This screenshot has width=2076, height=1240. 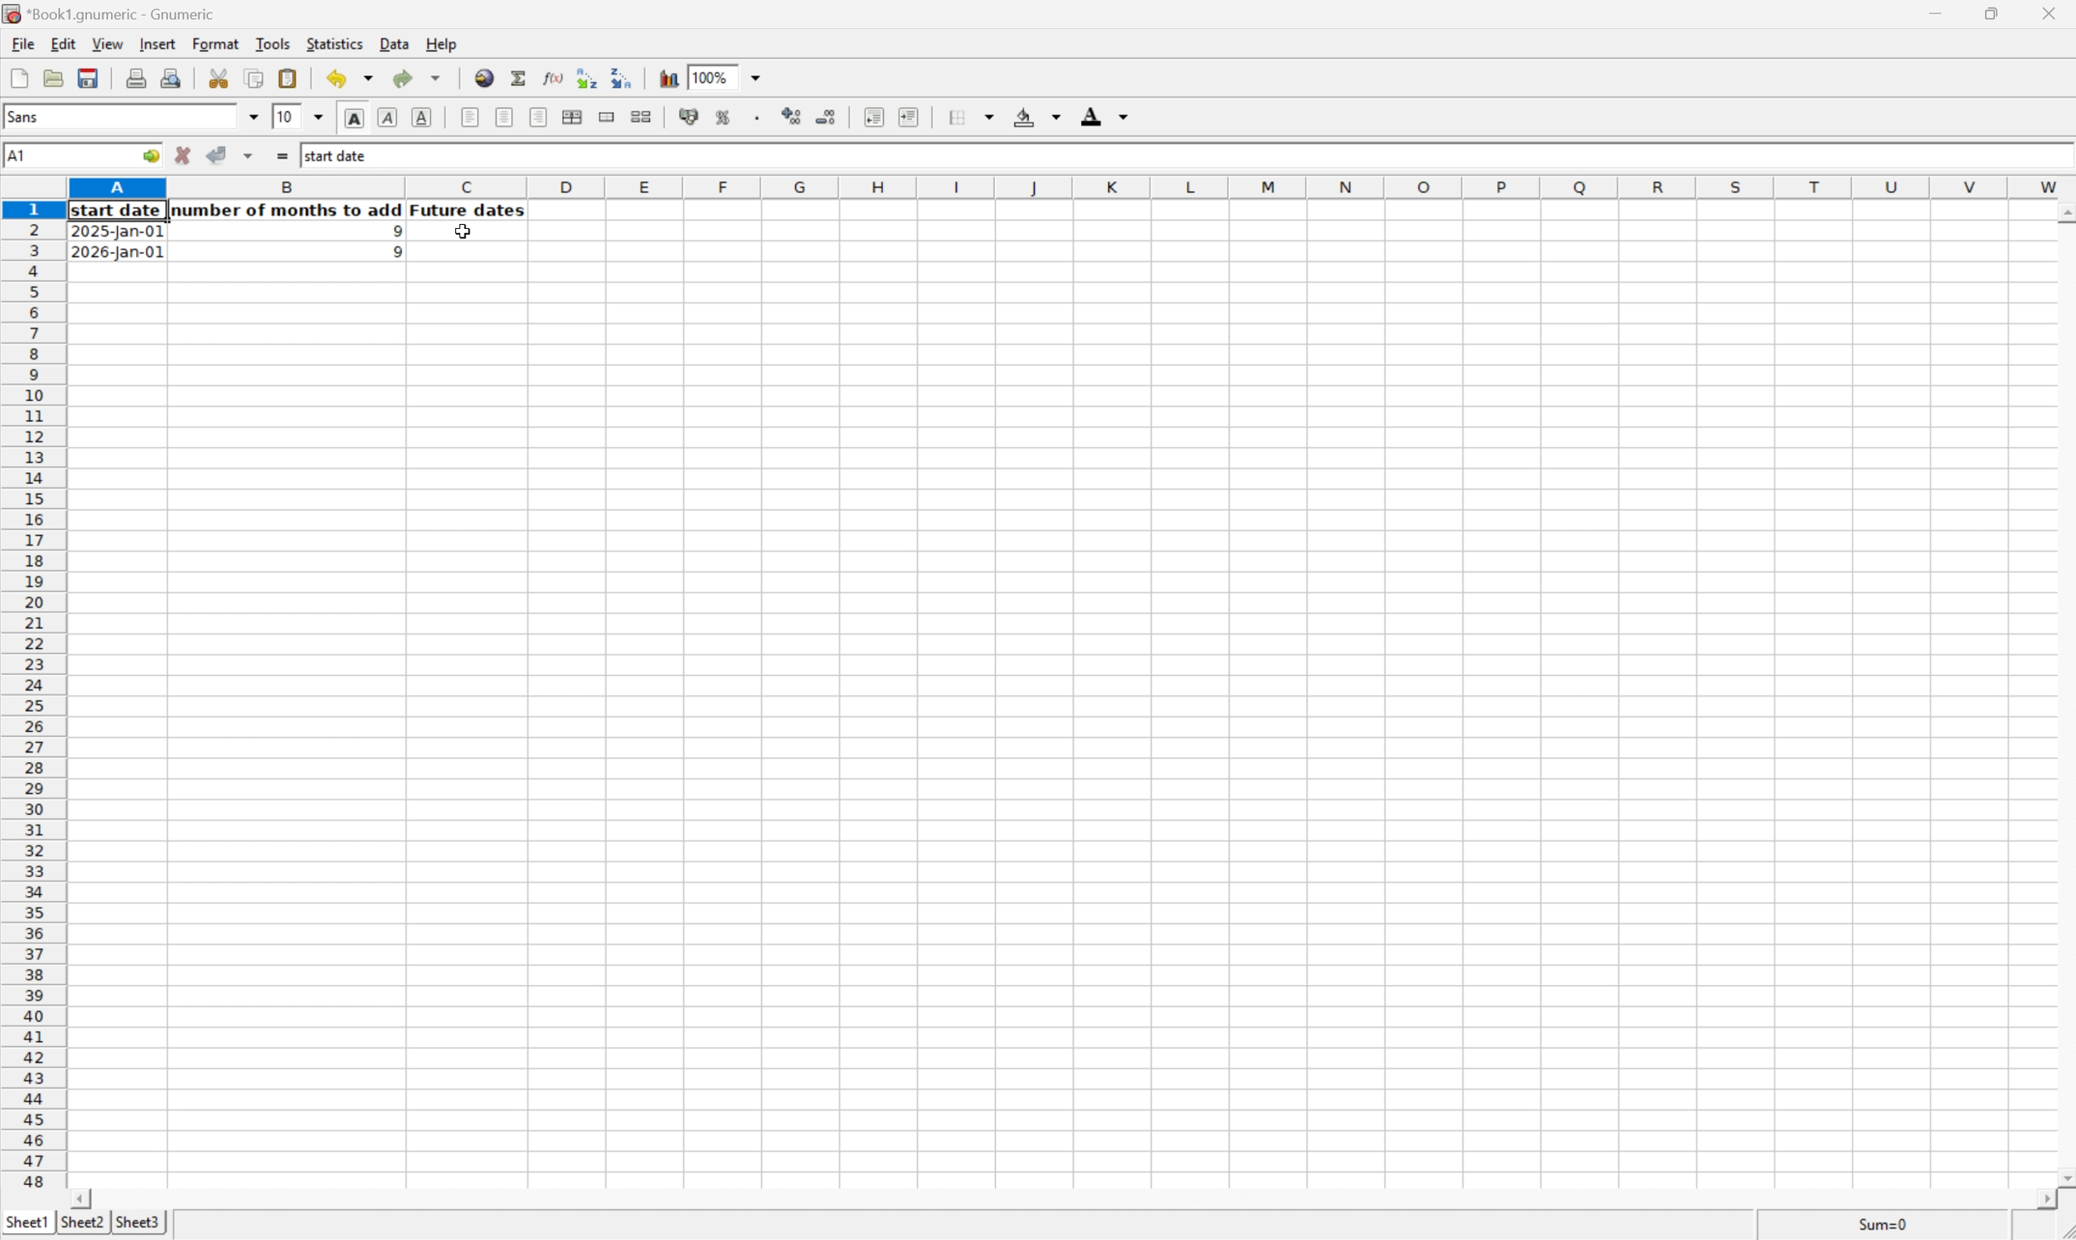 I want to click on 9, so click(x=391, y=253).